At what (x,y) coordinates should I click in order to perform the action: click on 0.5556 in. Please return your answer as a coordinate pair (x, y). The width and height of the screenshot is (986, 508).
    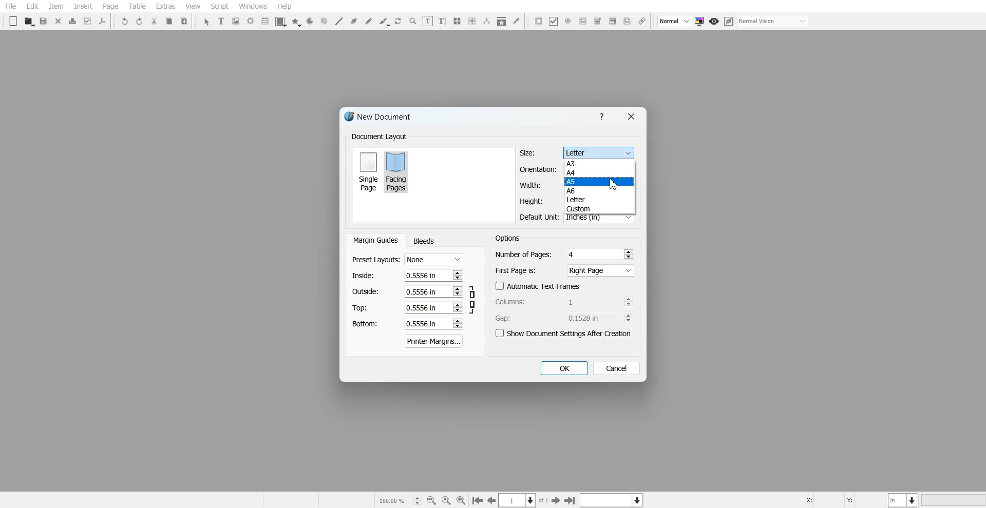
    Looking at the image, I should click on (421, 275).